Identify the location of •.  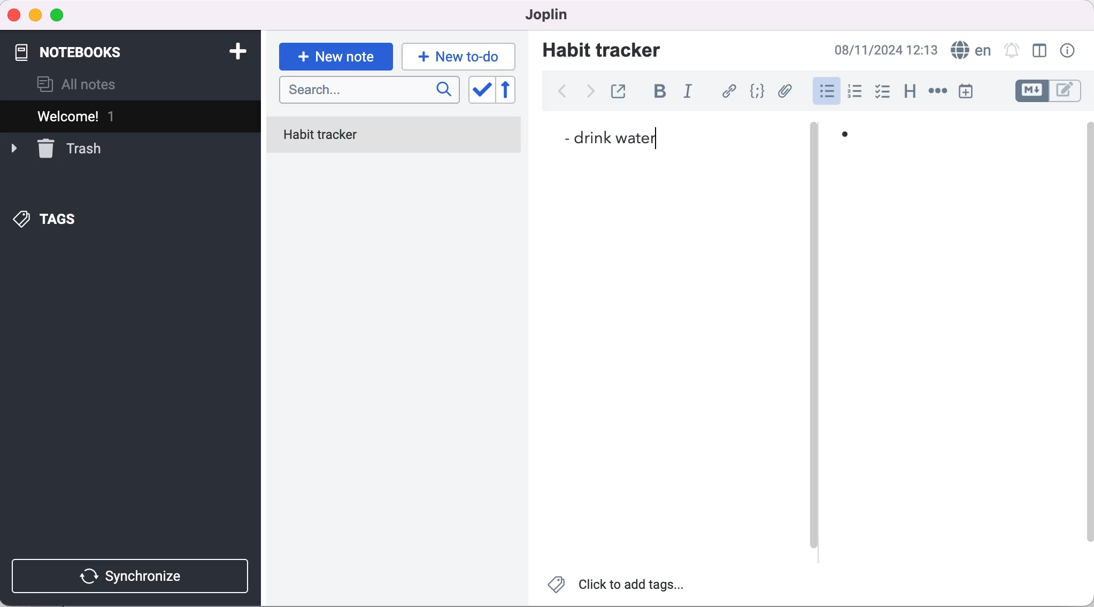
(844, 137).